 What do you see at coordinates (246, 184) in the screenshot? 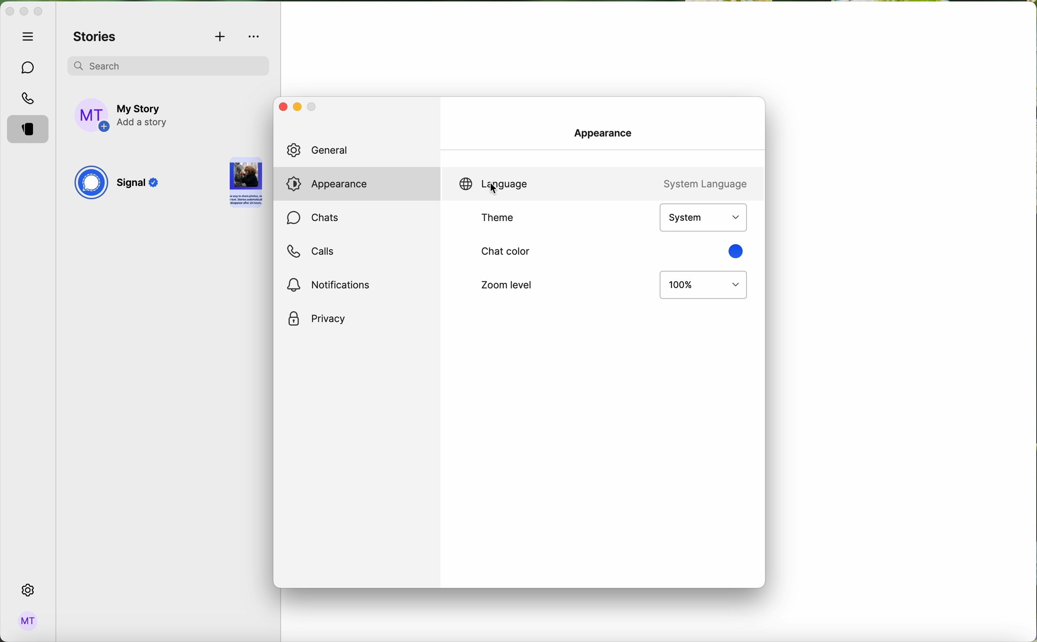
I see `story` at bounding box center [246, 184].